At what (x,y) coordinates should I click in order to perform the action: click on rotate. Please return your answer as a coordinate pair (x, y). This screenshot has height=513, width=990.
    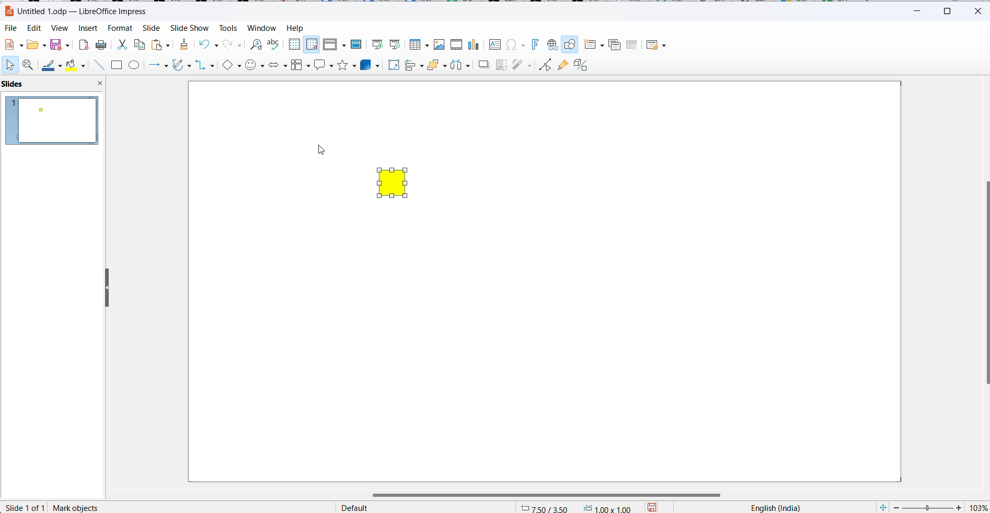
    Looking at the image, I should click on (392, 65).